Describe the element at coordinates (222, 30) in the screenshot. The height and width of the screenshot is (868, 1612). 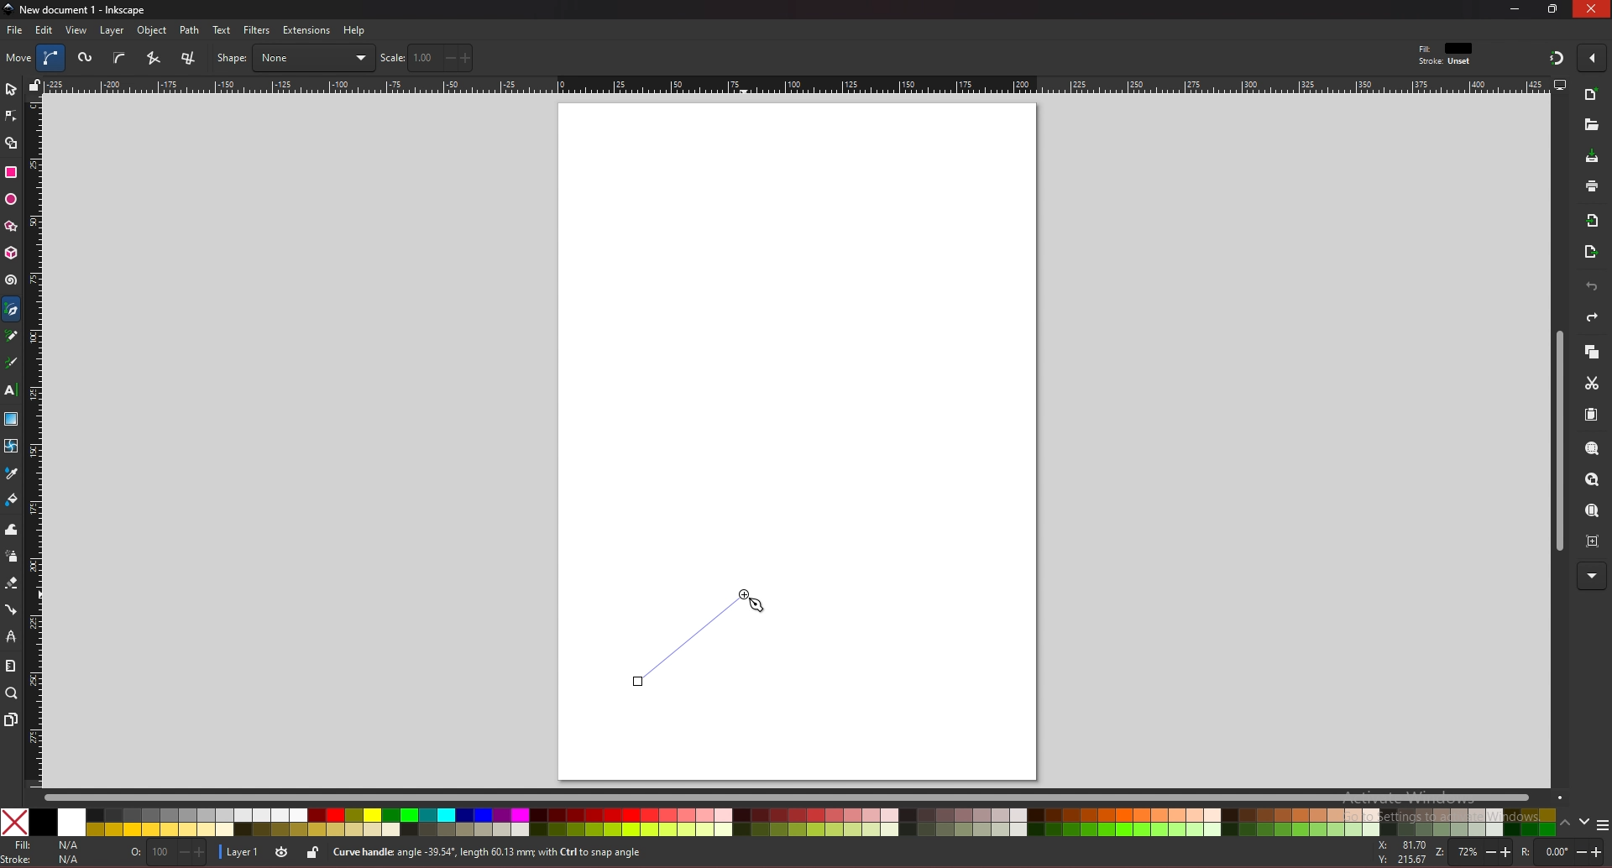
I see `text` at that location.